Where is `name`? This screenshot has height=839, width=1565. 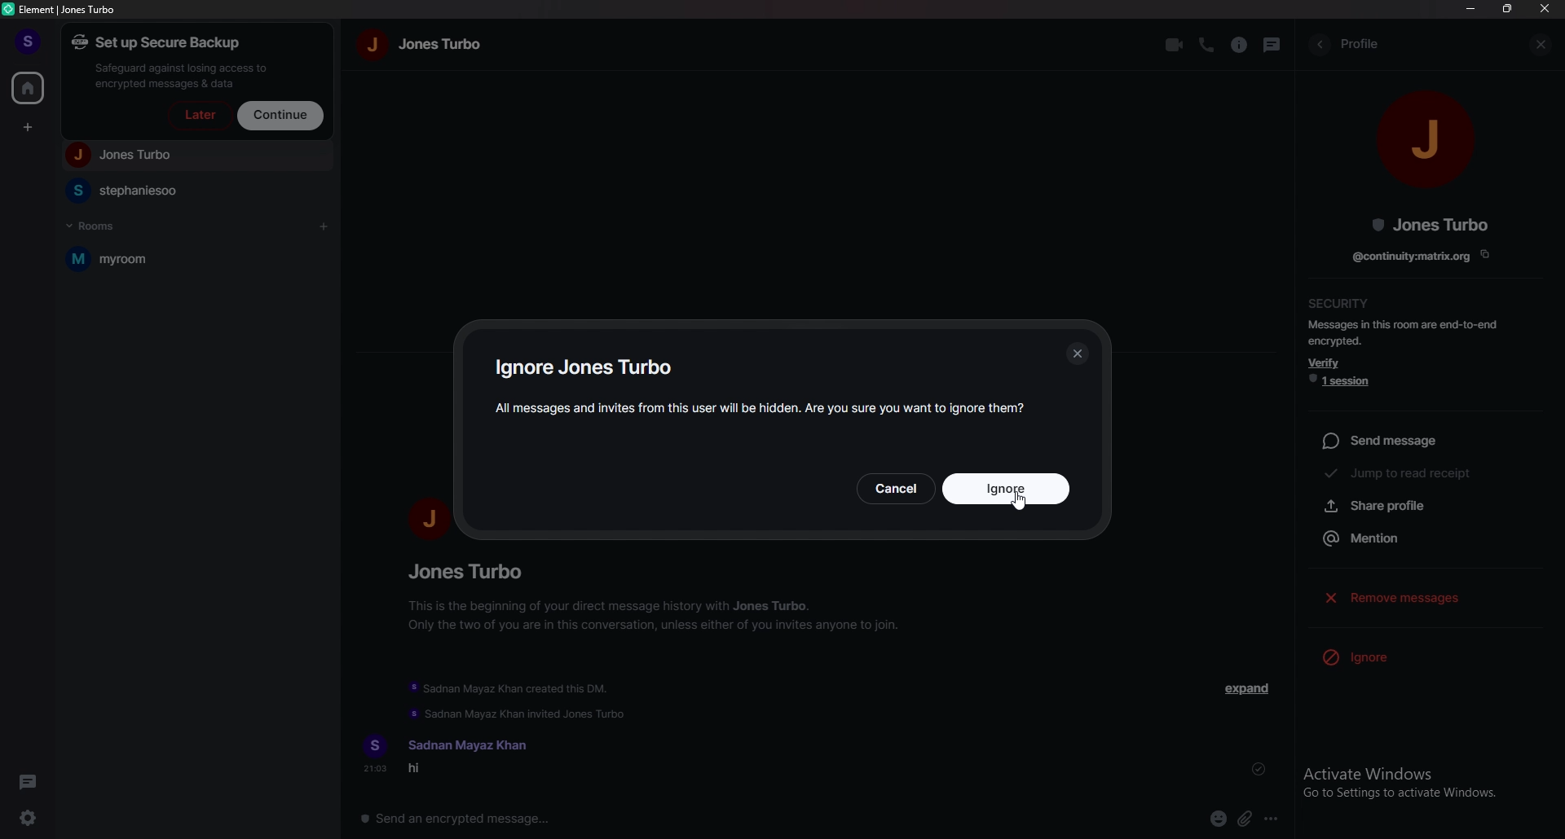 name is located at coordinates (424, 43).